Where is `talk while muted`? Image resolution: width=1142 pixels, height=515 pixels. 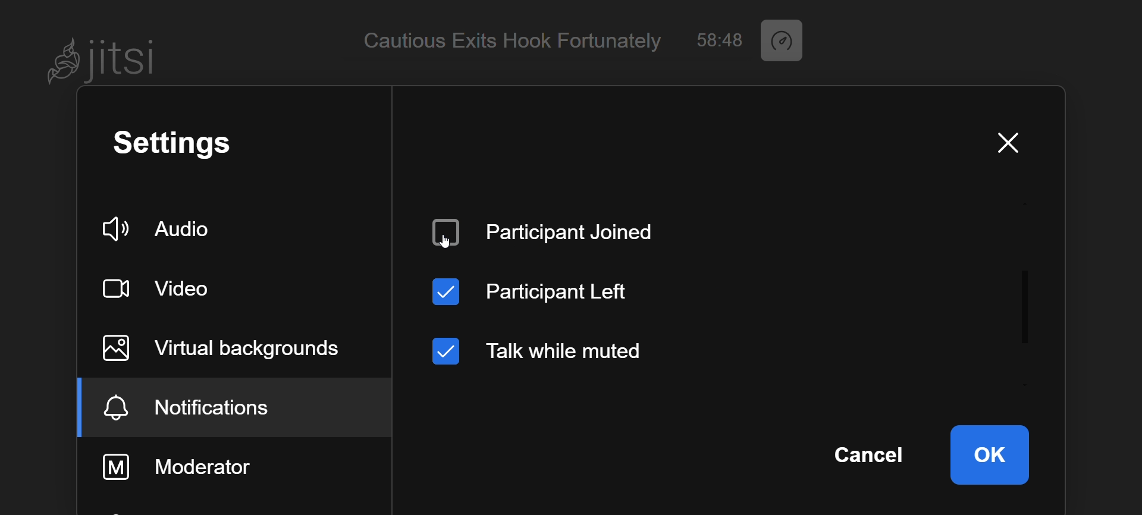 talk while muted is located at coordinates (554, 350).